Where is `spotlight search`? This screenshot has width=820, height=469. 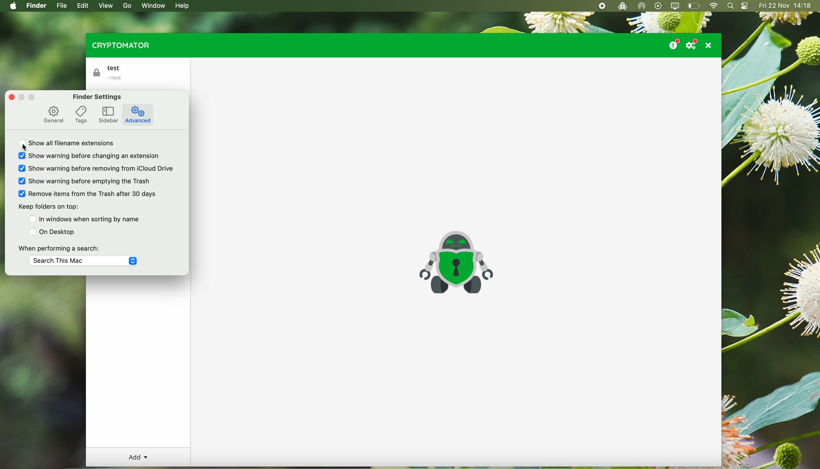
spotlight search is located at coordinates (730, 6).